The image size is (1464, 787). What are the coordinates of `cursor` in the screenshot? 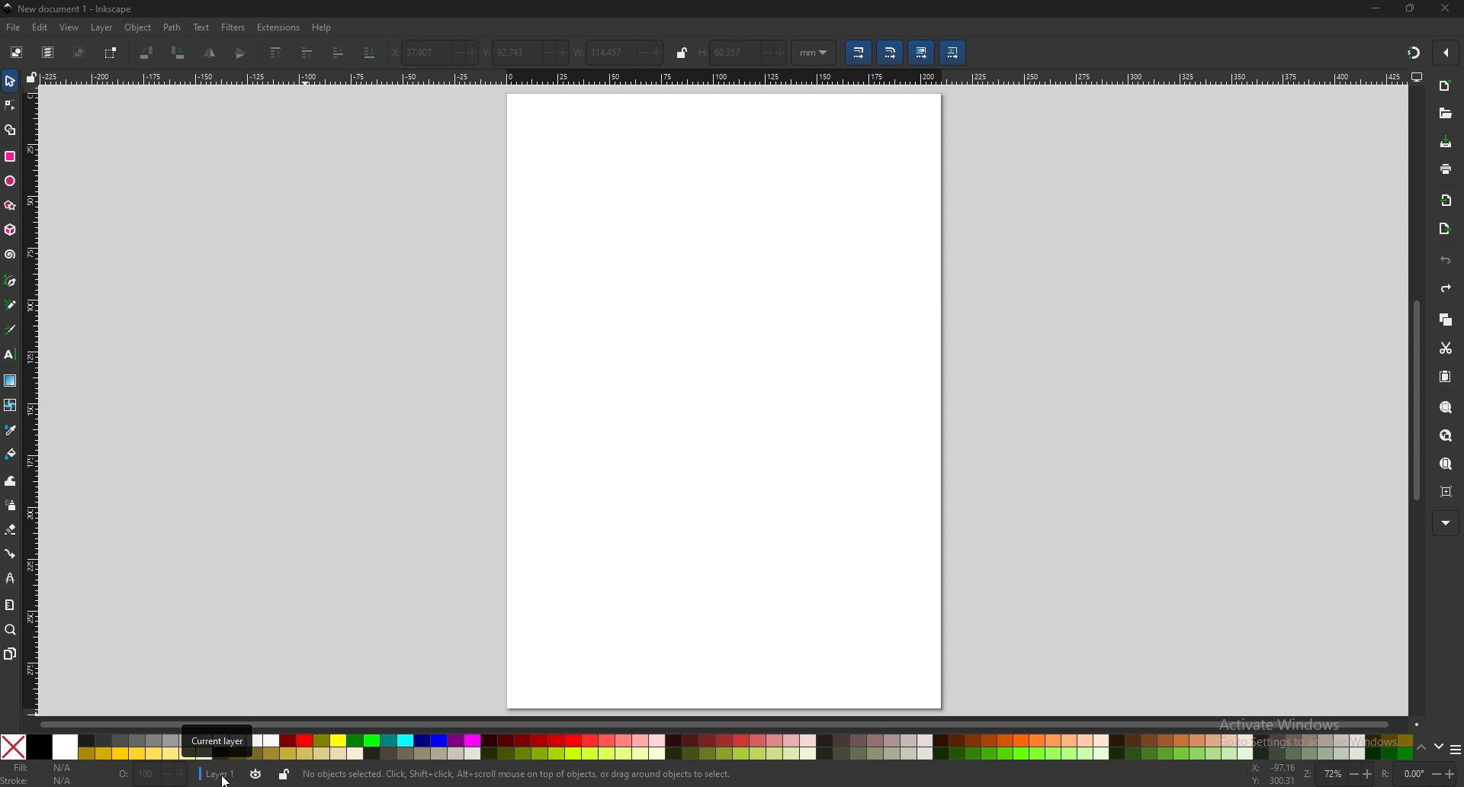 It's located at (226, 780).